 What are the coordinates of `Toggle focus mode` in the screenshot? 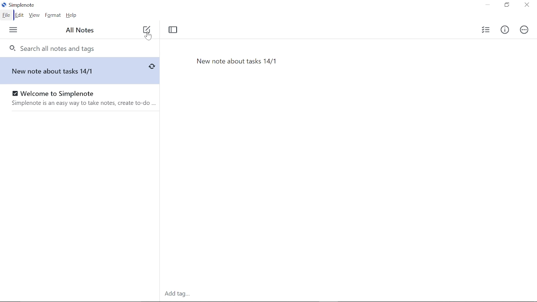 It's located at (174, 30).